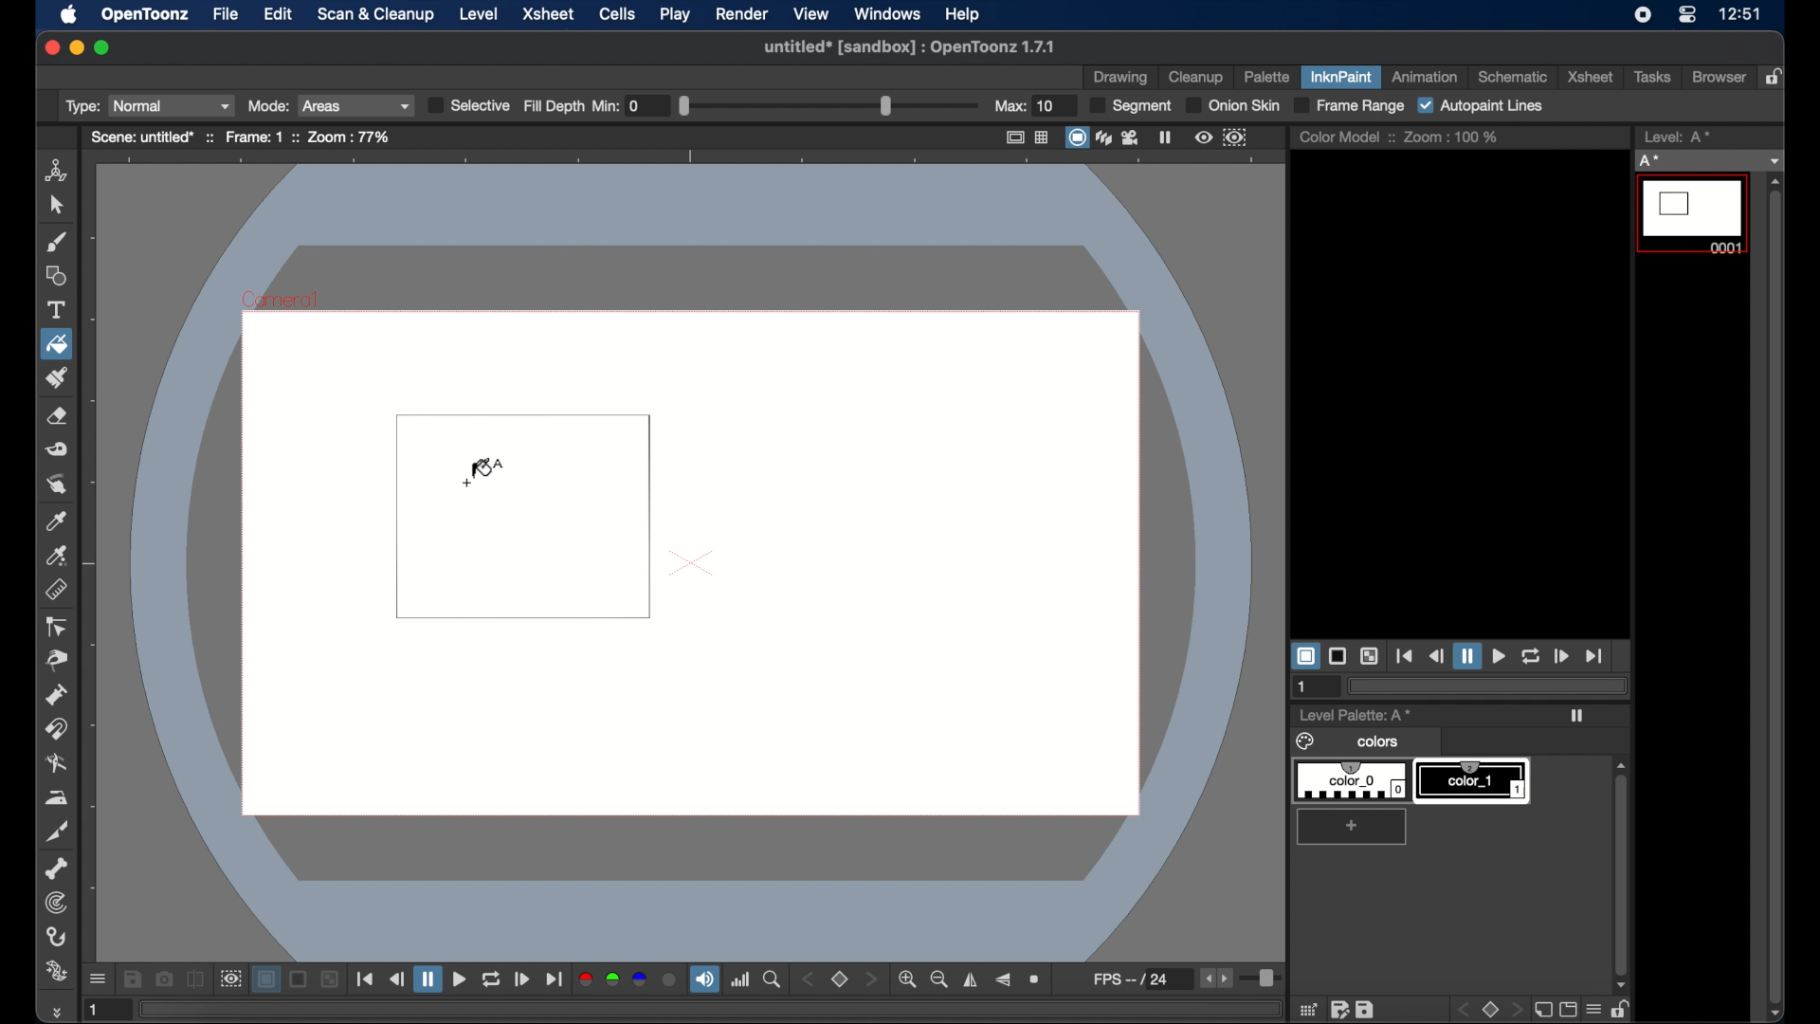 This screenshot has width=1820, height=1024. Describe the element at coordinates (229, 979) in the screenshot. I see `sub camera view` at that location.